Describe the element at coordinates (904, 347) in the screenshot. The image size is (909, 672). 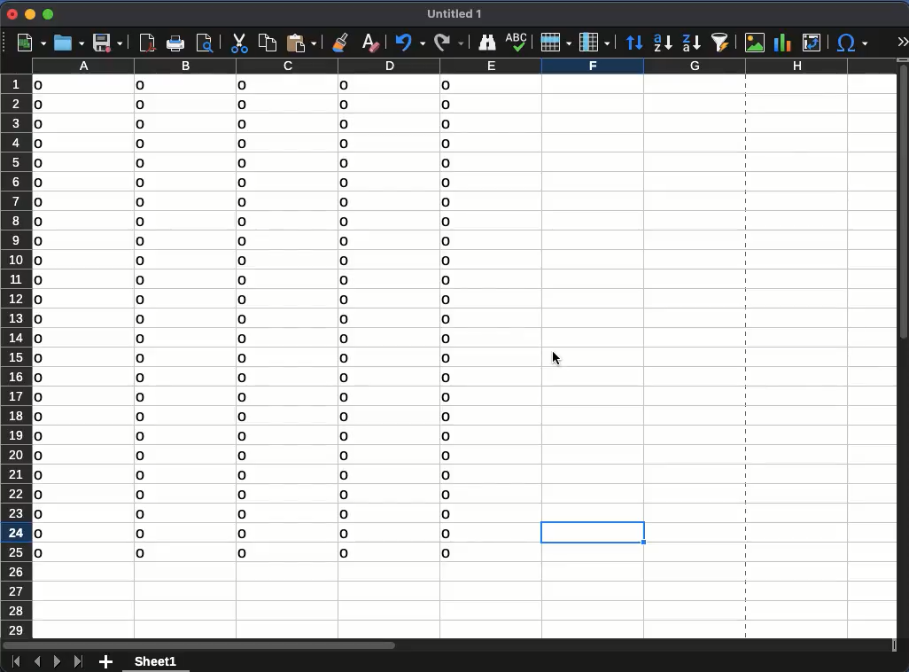
I see `scroll` at that location.